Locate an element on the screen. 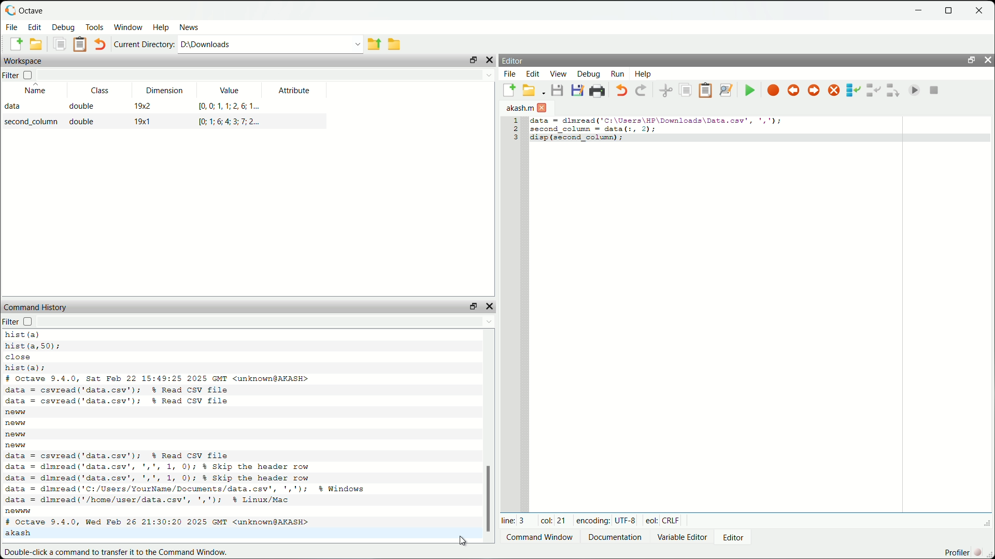  enter directory name is located at coordinates (270, 45).